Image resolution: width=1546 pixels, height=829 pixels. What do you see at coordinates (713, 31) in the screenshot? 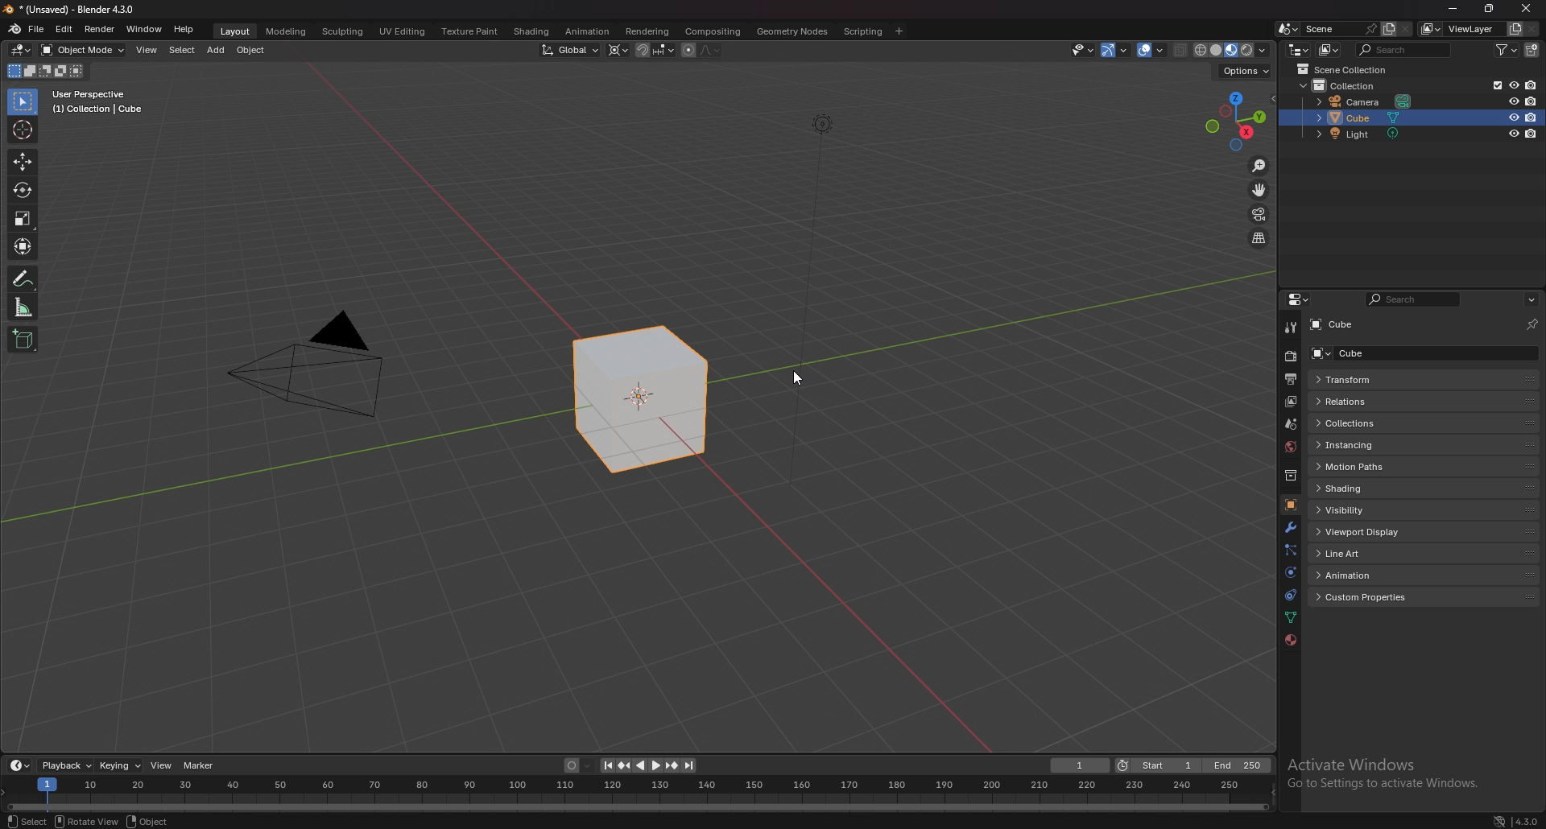
I see `compisiting` at bounding box center [713, 31].